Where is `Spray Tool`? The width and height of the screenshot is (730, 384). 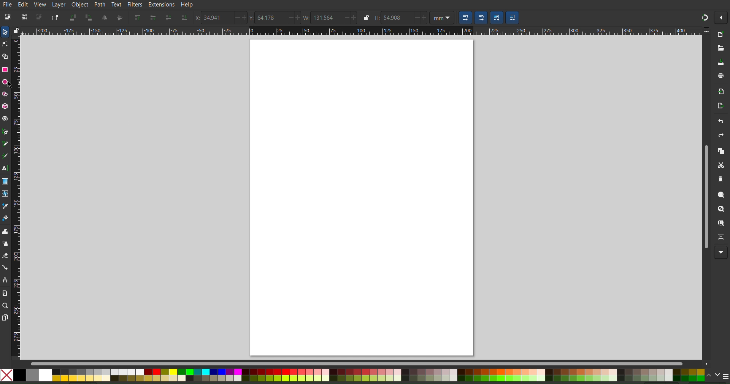
Spray Tool is located at coordinates (5, 257).